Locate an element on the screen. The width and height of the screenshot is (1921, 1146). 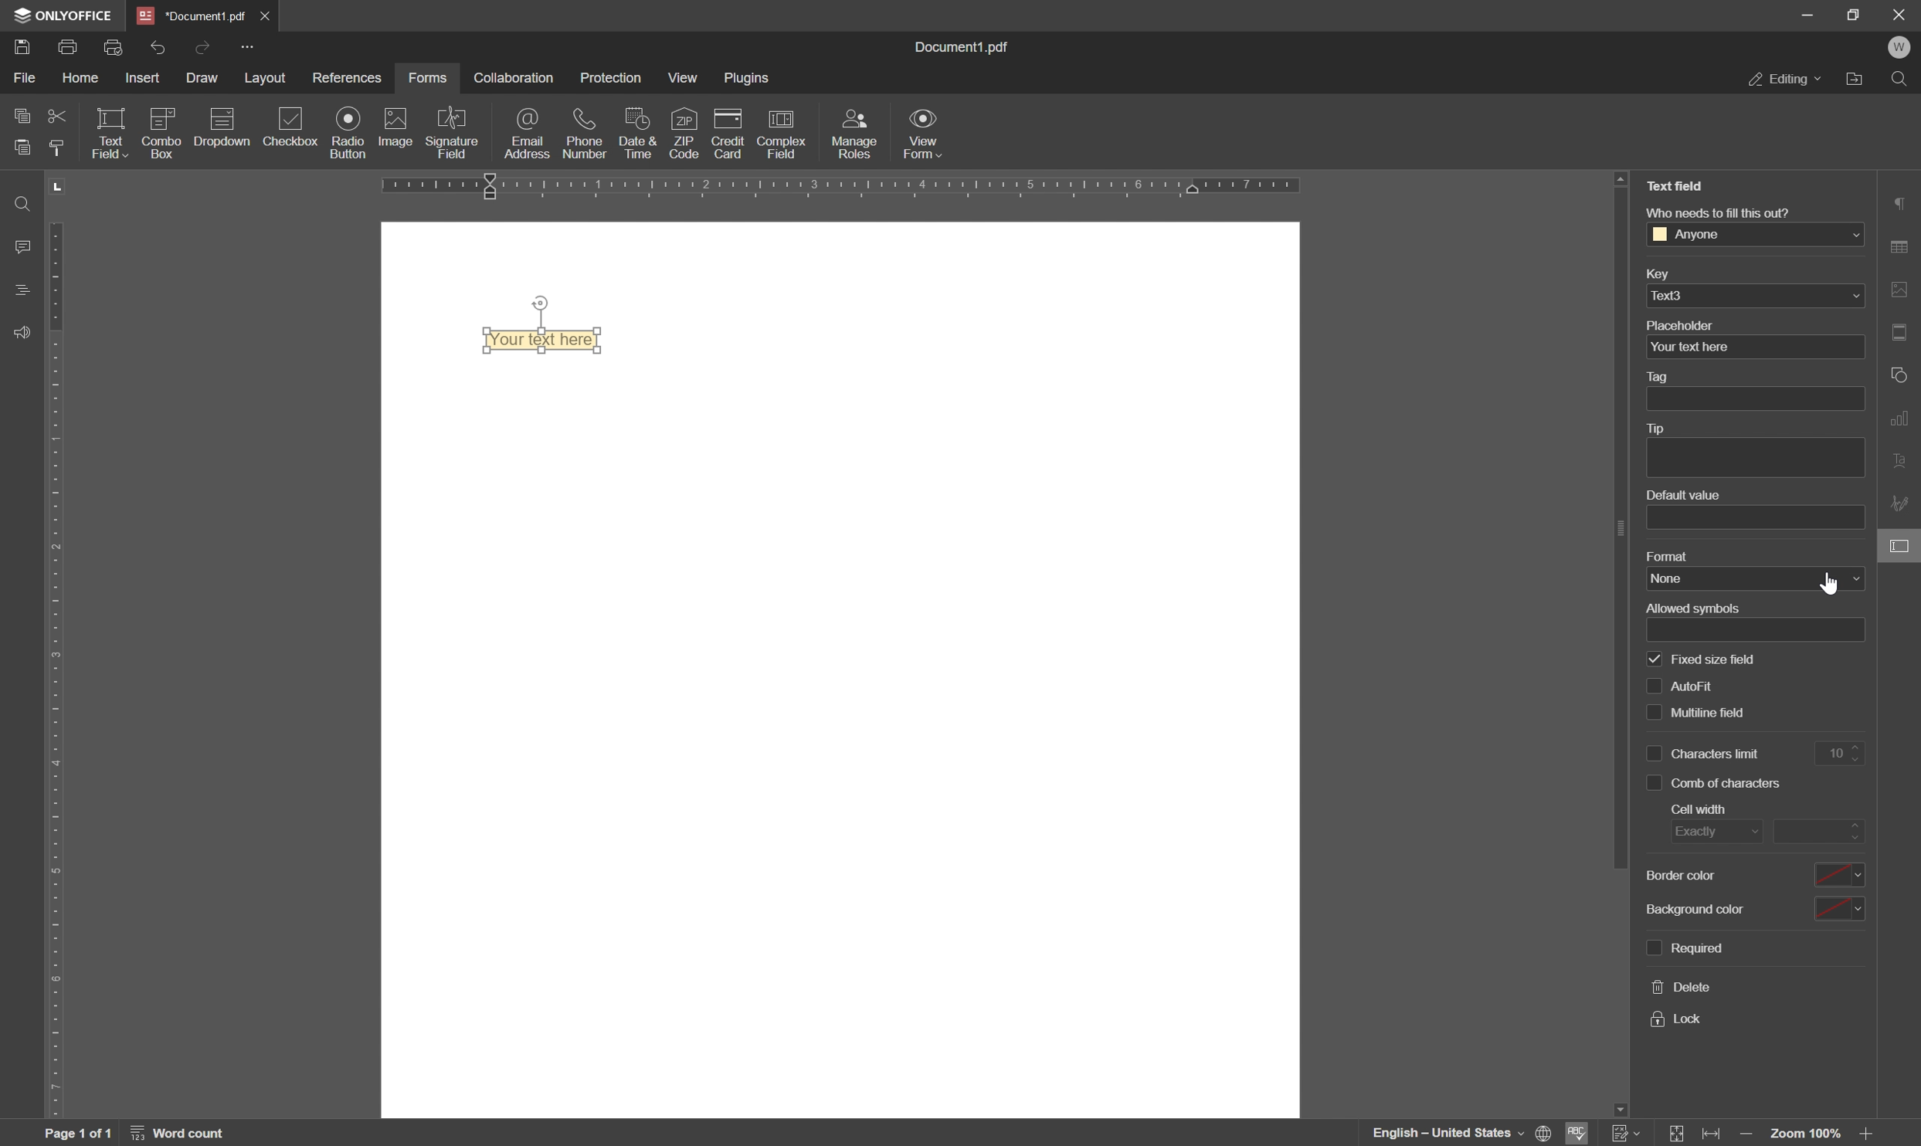
email address is located at coordinates (531, 135).